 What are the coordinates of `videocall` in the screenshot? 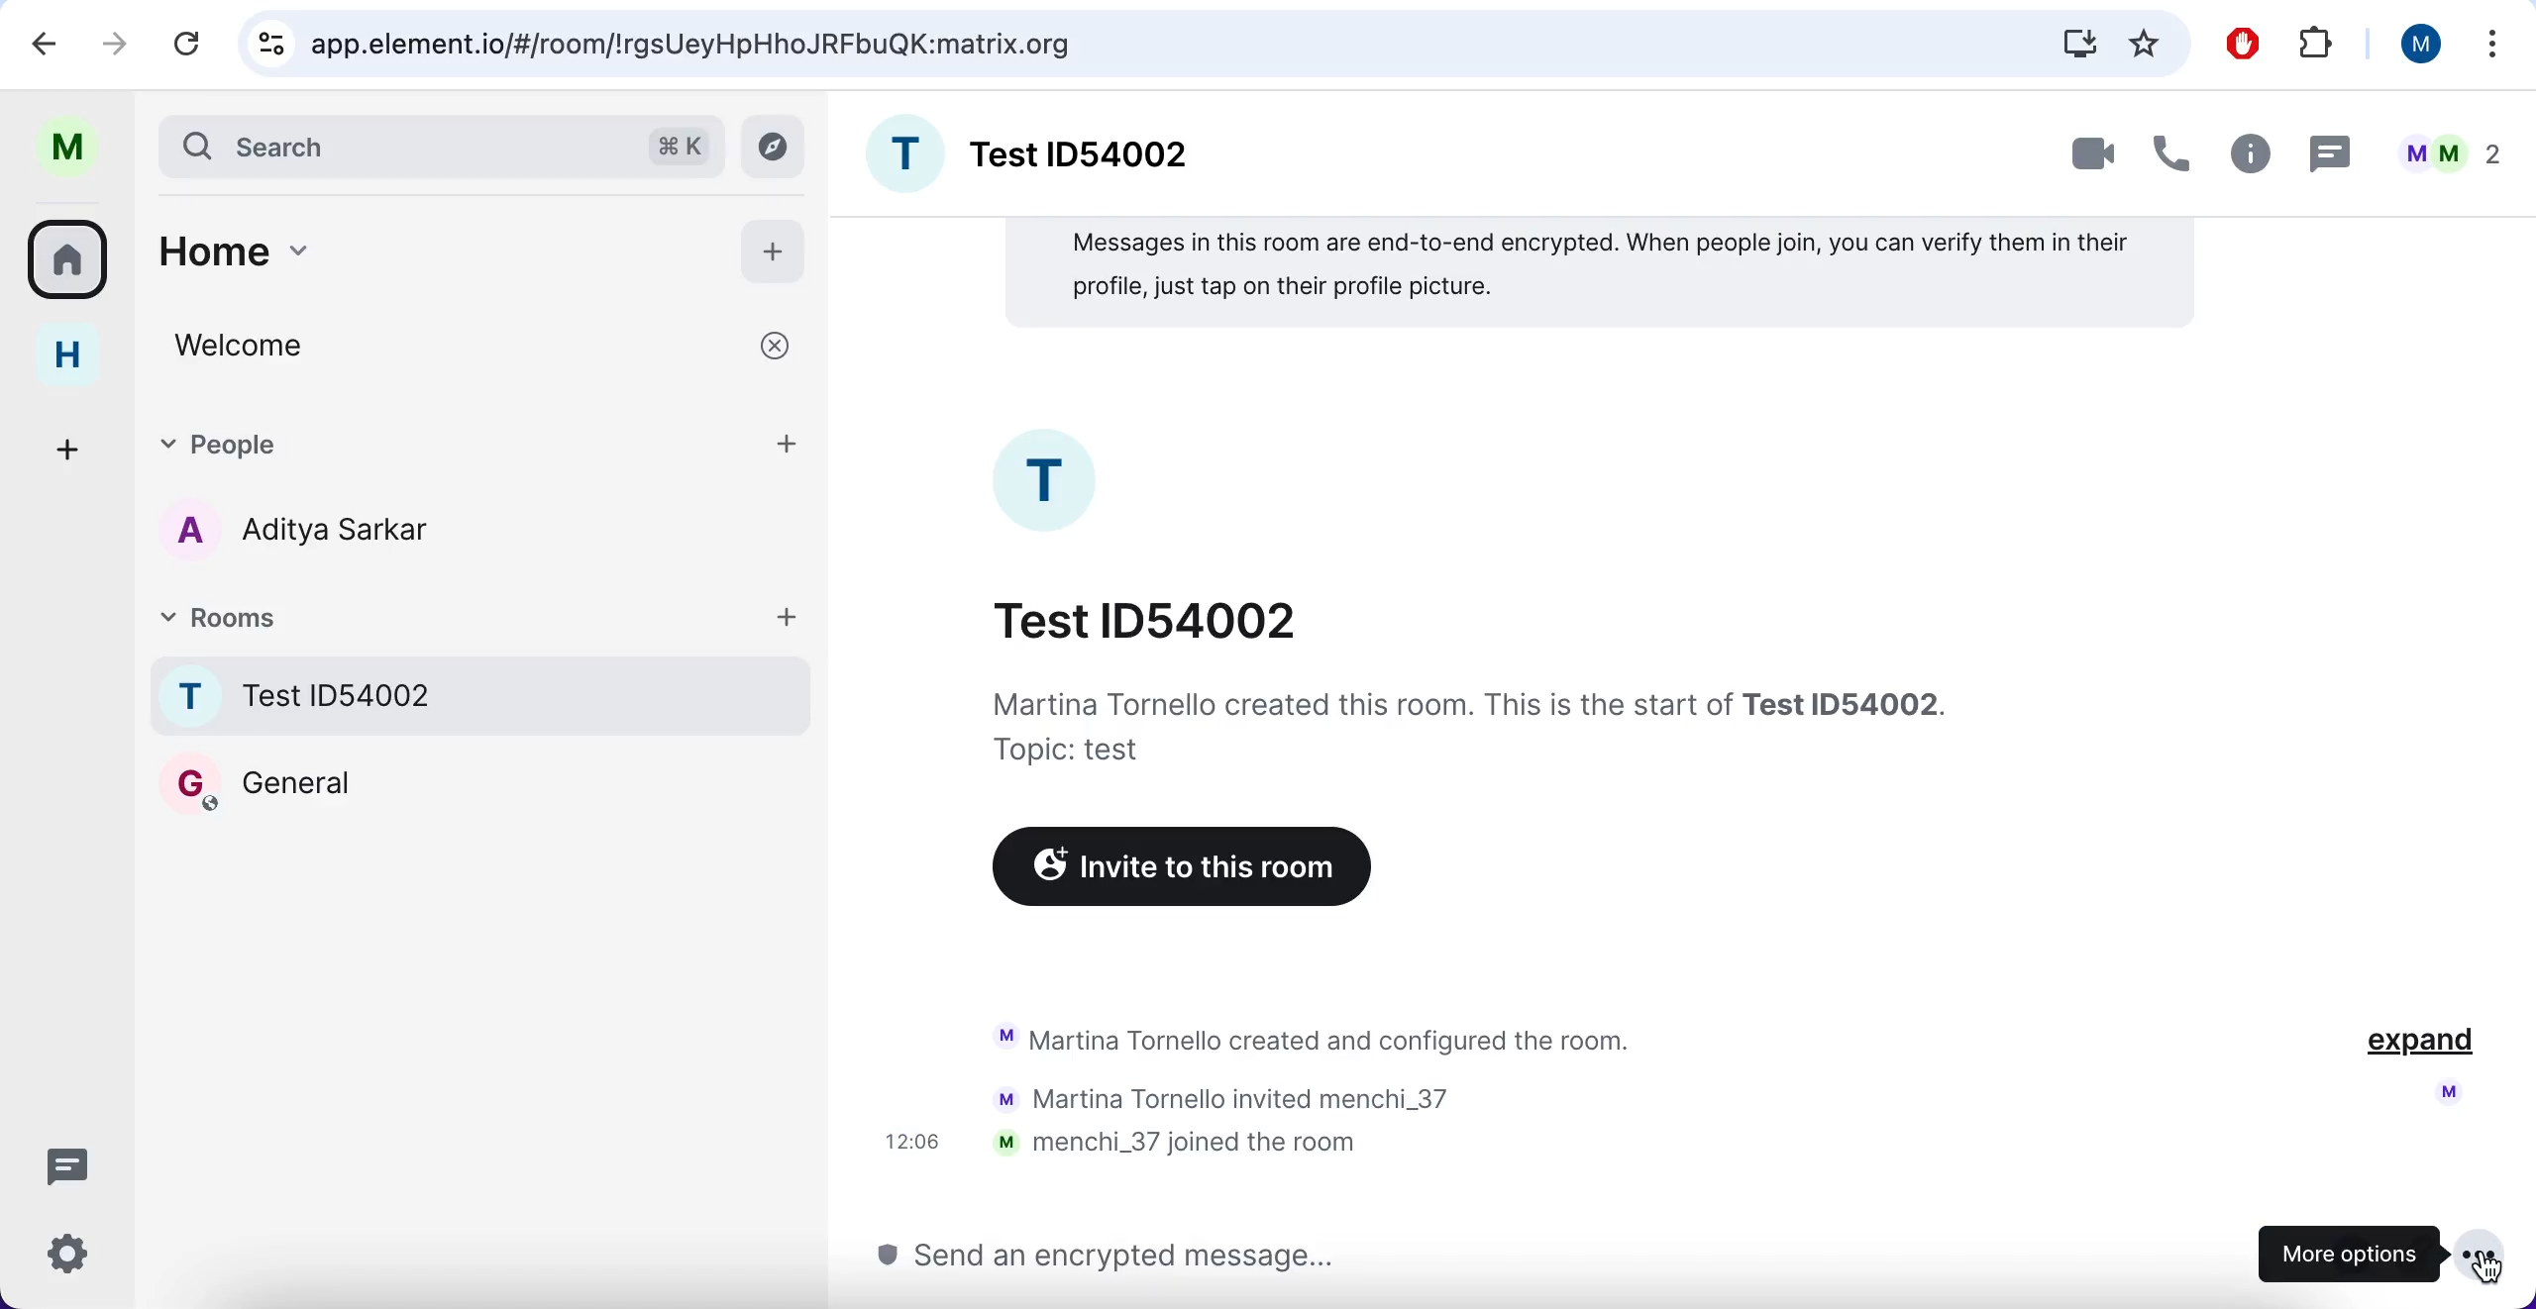 It's located at (2089, 156).